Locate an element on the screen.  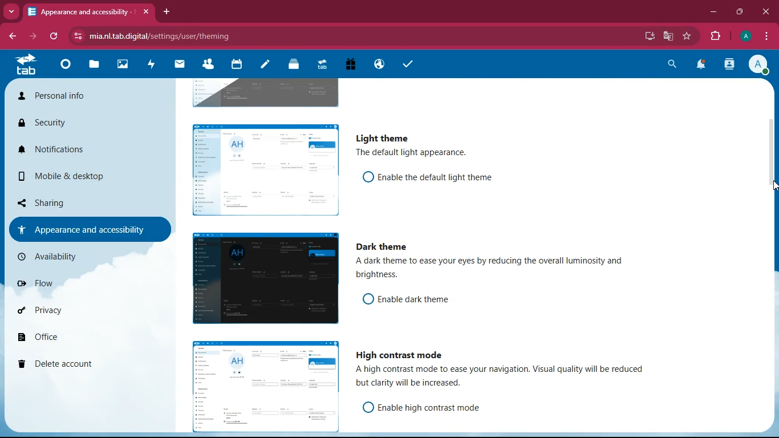
public is located at coordinates (378, 65).